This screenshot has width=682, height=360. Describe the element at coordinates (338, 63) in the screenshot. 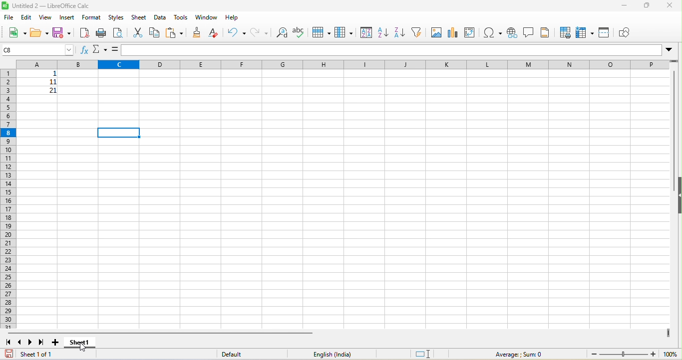

I see `column headings` at that location.